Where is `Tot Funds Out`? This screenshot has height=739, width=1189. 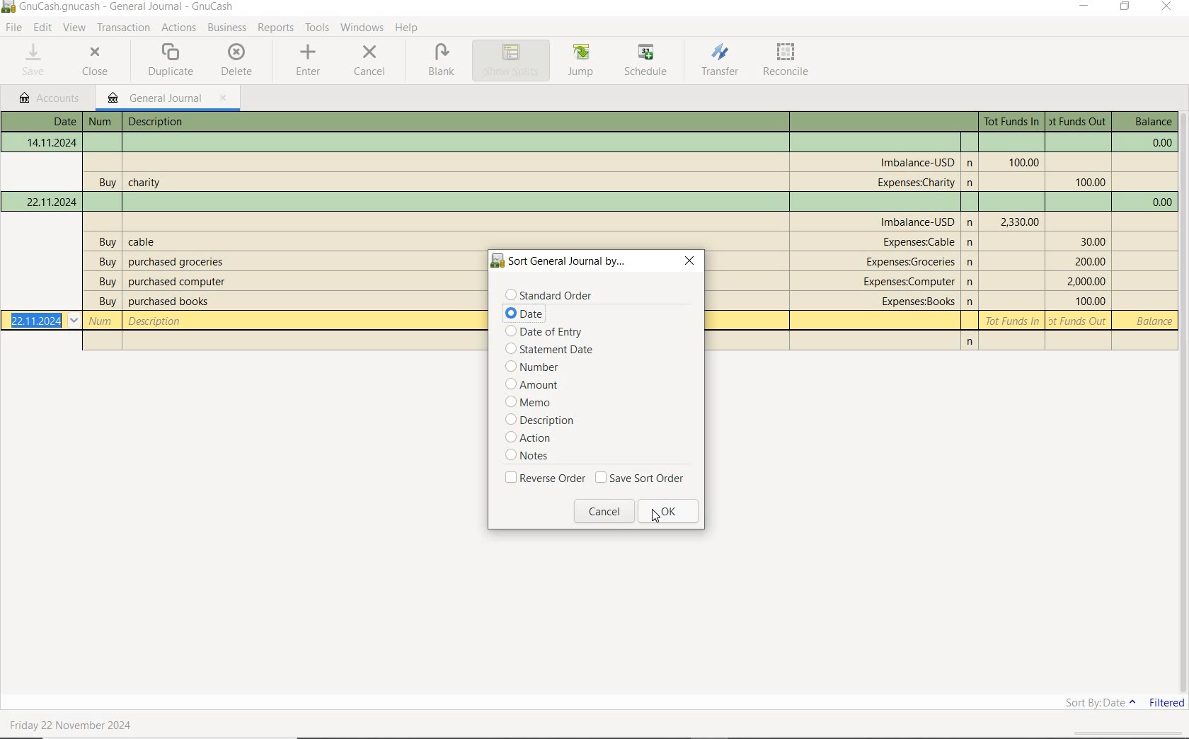
Tot Funds Out is located at coordinates (1090, 262).